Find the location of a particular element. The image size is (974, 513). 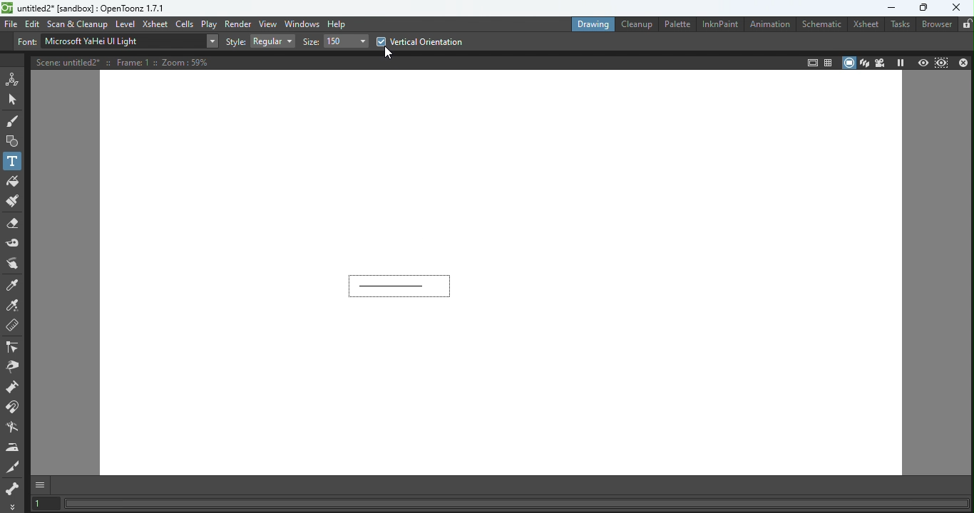

File is located at coordinates (11, 24).